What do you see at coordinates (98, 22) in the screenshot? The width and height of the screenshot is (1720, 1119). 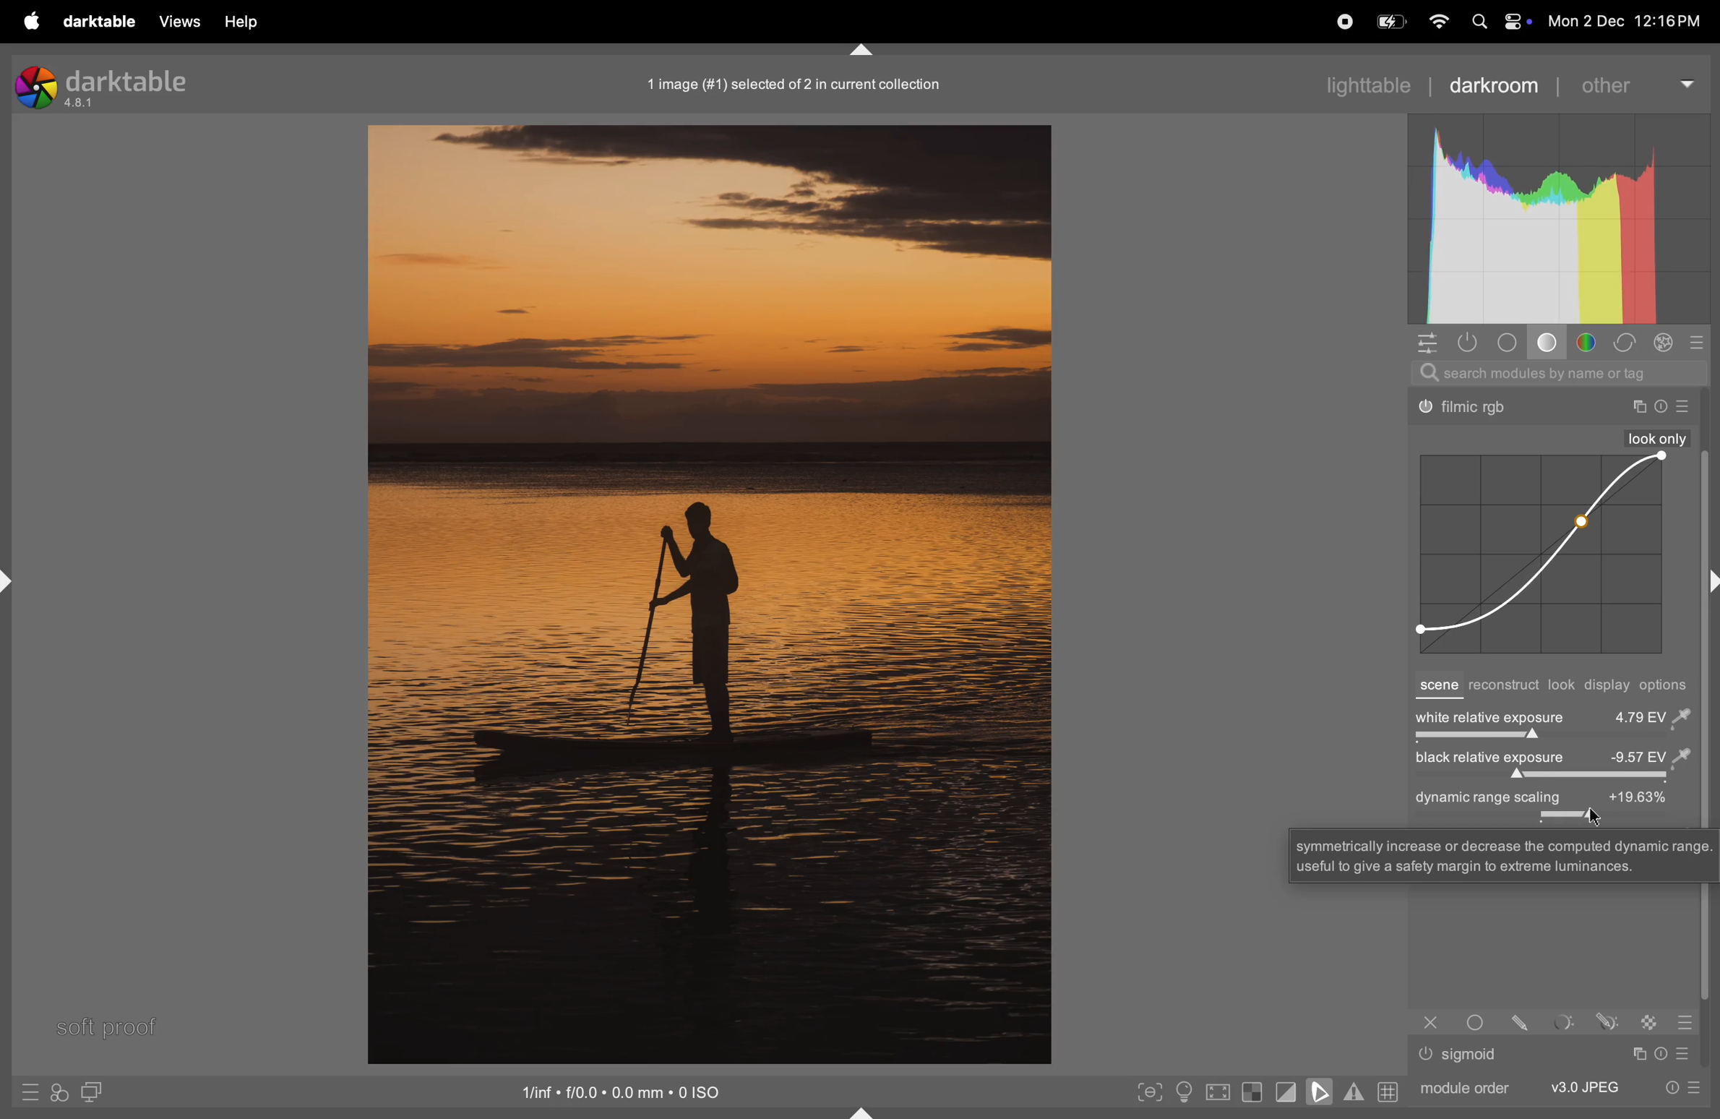 I see `darktable` at bounding box center [98, 22].